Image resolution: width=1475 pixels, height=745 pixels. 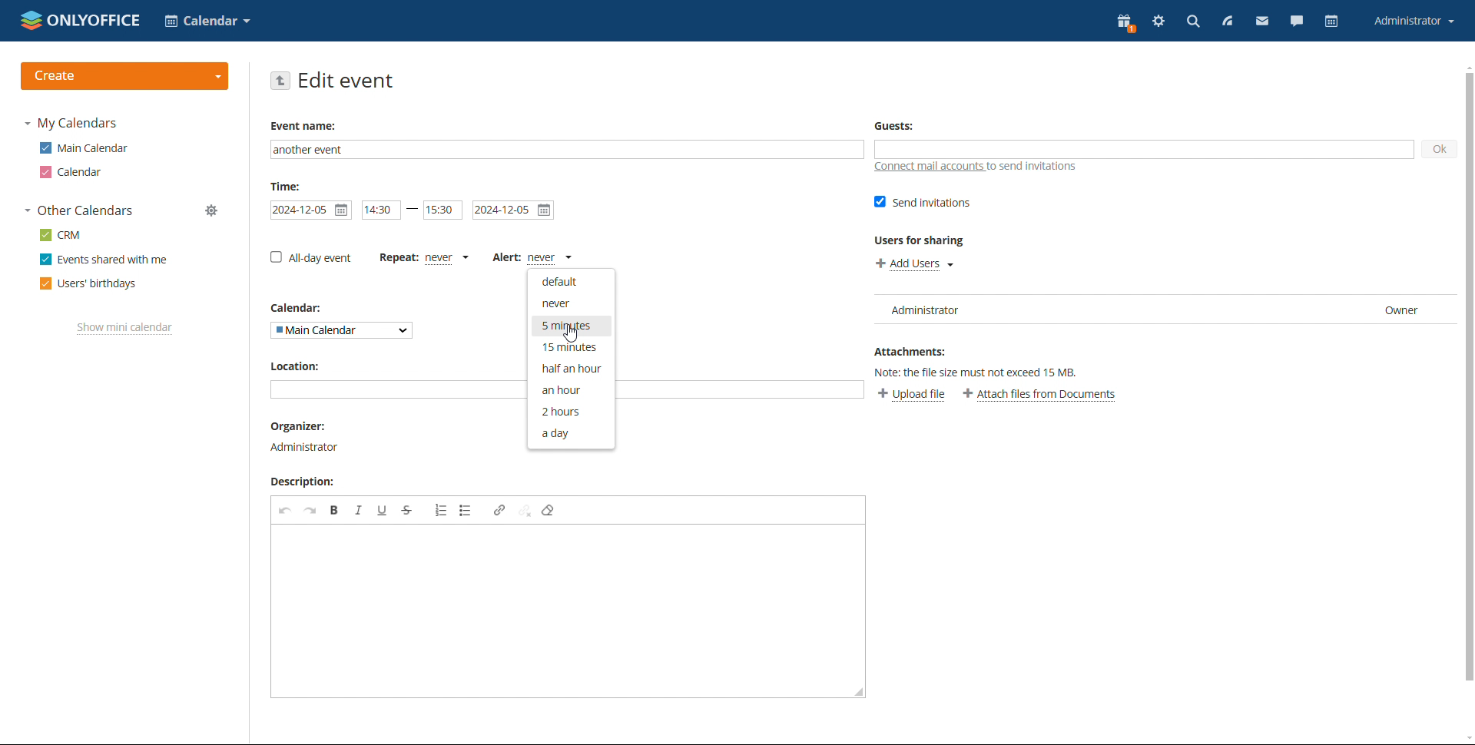 What do you see at coordinates (104, 260) in the screenshot?
I see `events shared with me` at bounding box center [104, 260].